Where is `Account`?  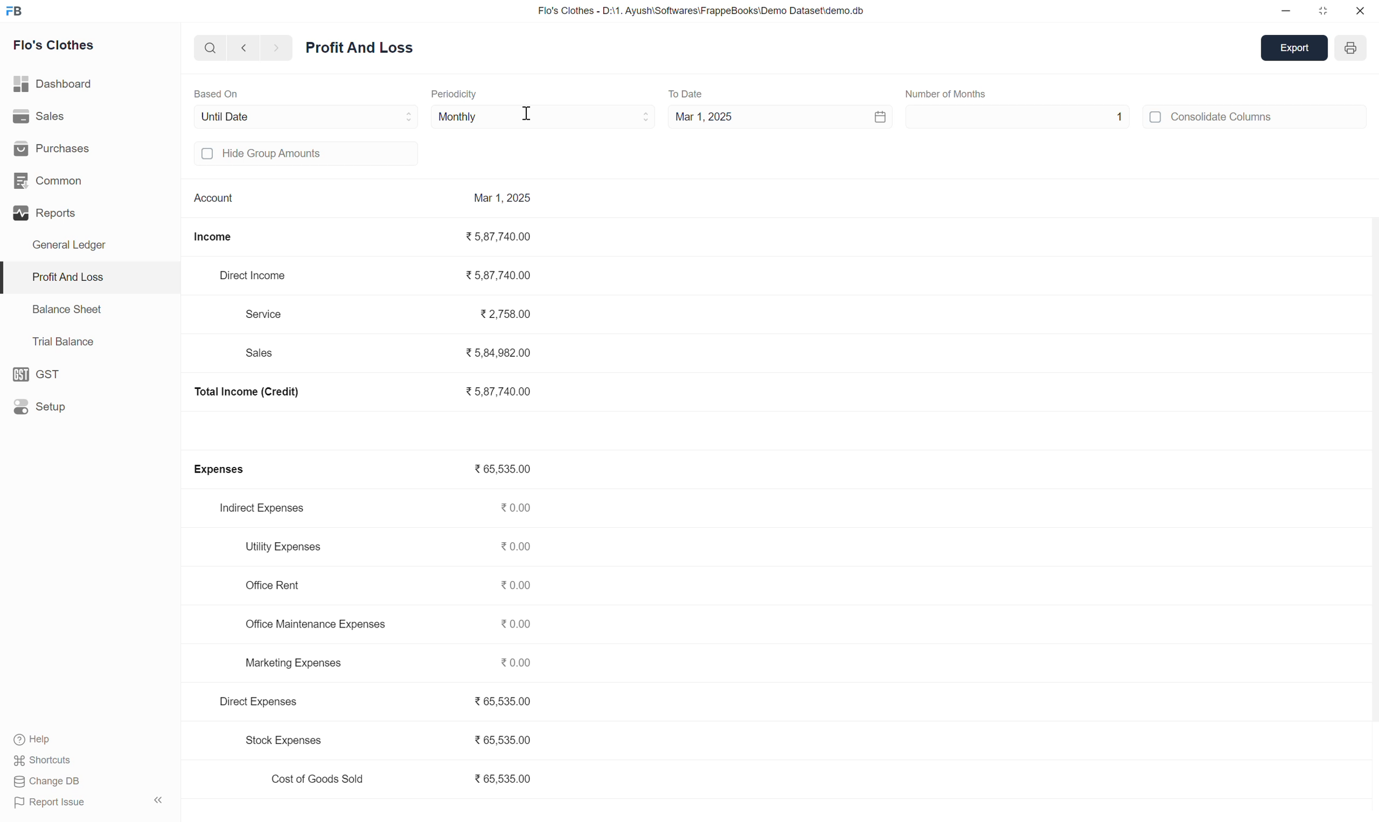 Account is located at coordinates (211, 196).